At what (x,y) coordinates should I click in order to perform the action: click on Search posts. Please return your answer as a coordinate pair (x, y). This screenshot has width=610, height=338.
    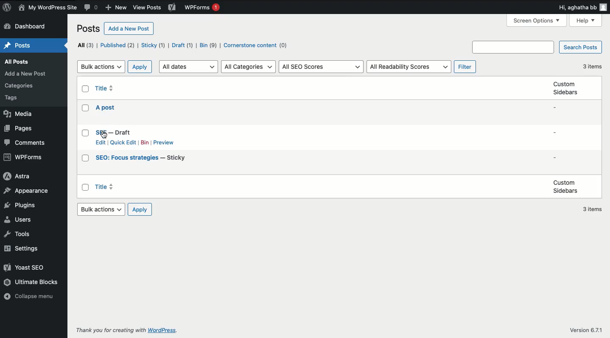
    Looking at the image, I should click on (581, 47).